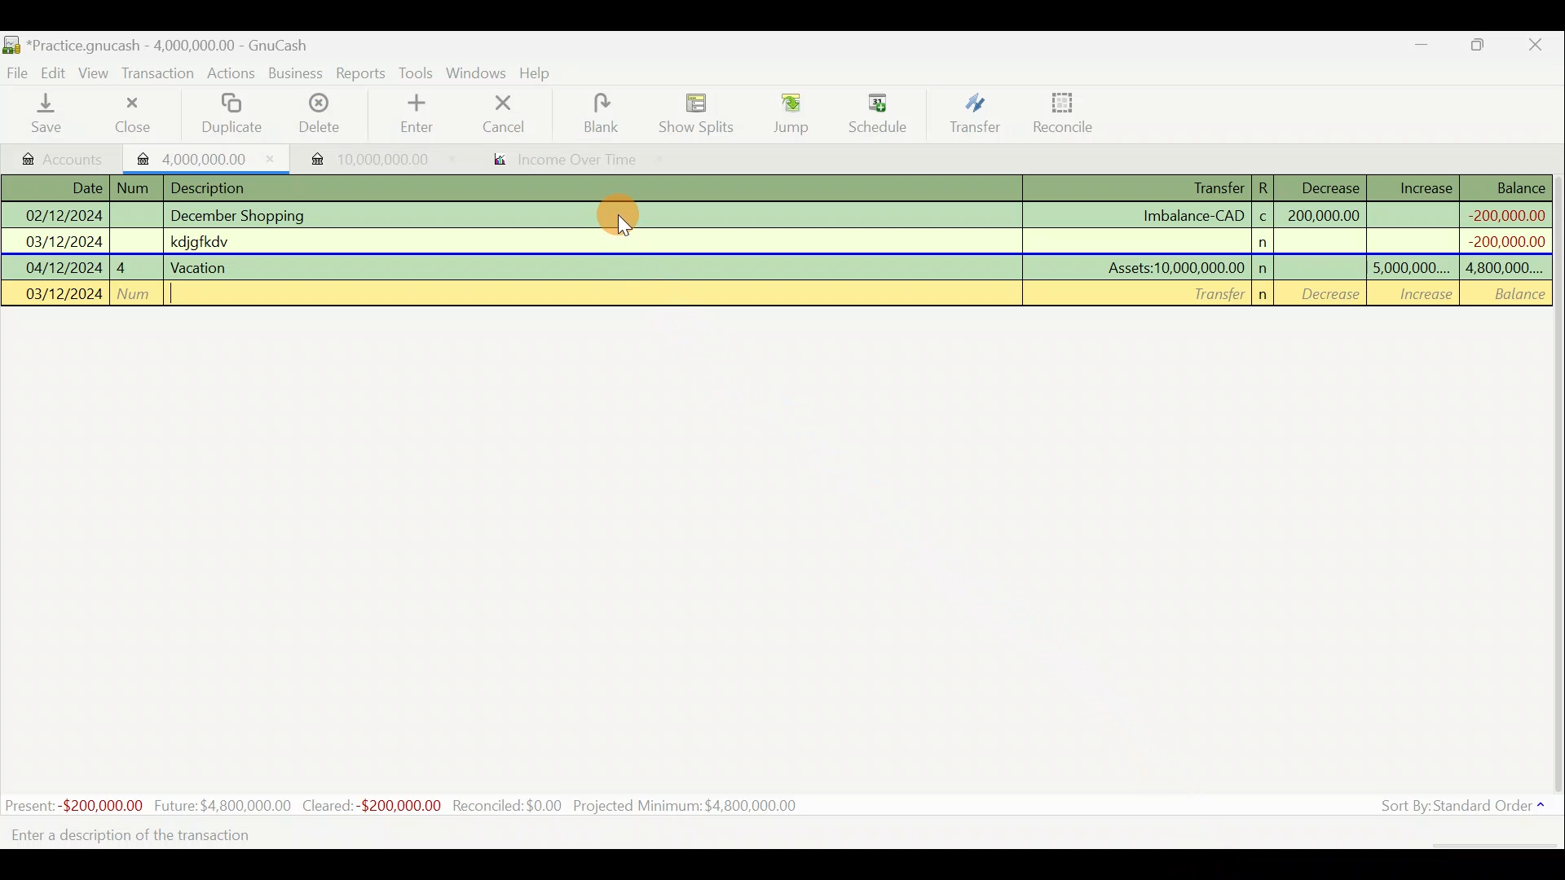 The height and width of the screenshot is (880, 1565). Describe the element at coordinates (142, 836) in the screenshot. I see `Enter a description` at that location.